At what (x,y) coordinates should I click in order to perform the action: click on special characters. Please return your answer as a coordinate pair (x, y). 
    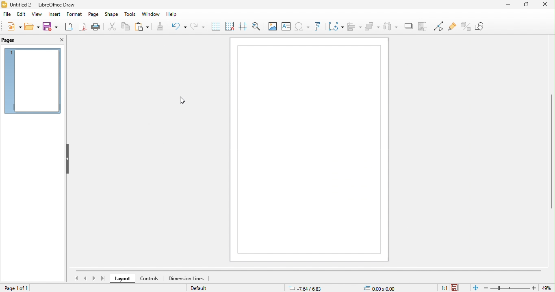
    Looking at the image, I should click on (301, 26).